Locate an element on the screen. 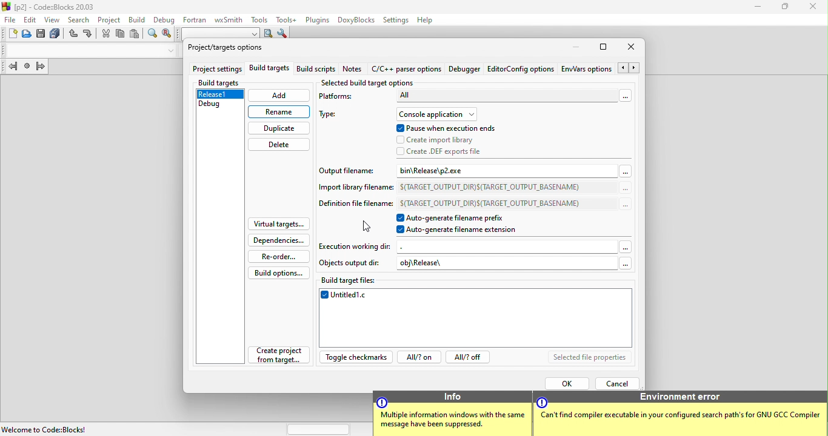 This screenshot has width=828, height=436. objects output dir is located at coordinates (350, 263).